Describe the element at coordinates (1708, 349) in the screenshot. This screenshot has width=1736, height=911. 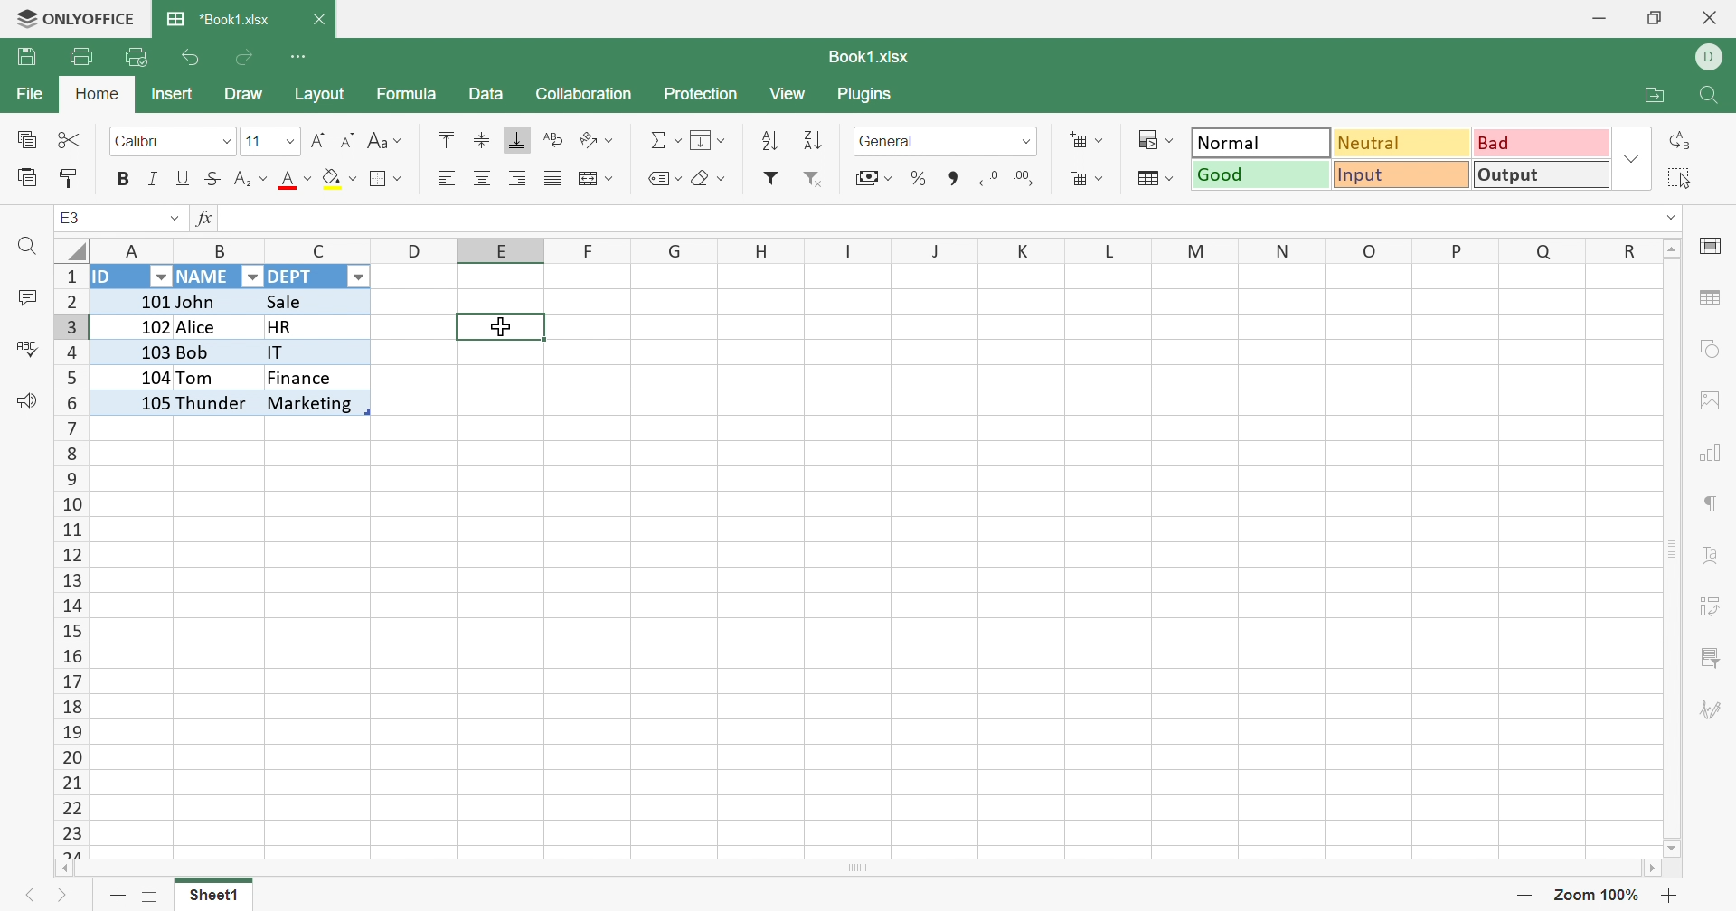
I see `shape settings` at that location.